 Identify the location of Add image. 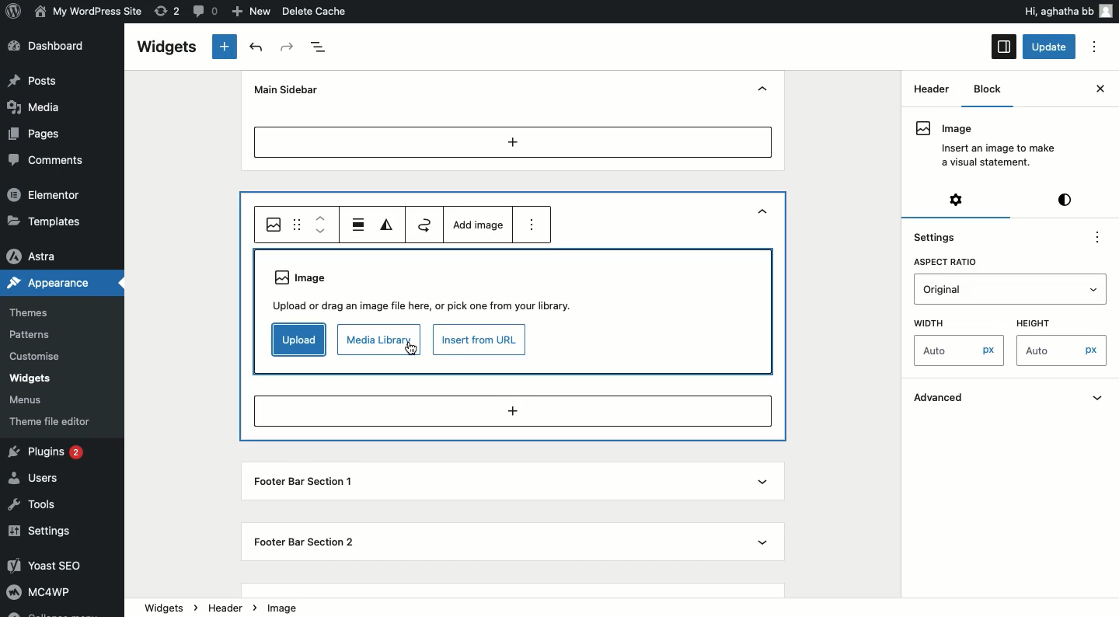
(476, 225).